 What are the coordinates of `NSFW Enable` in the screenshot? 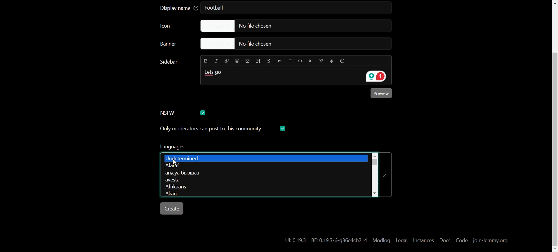 It's located at (169, 113).